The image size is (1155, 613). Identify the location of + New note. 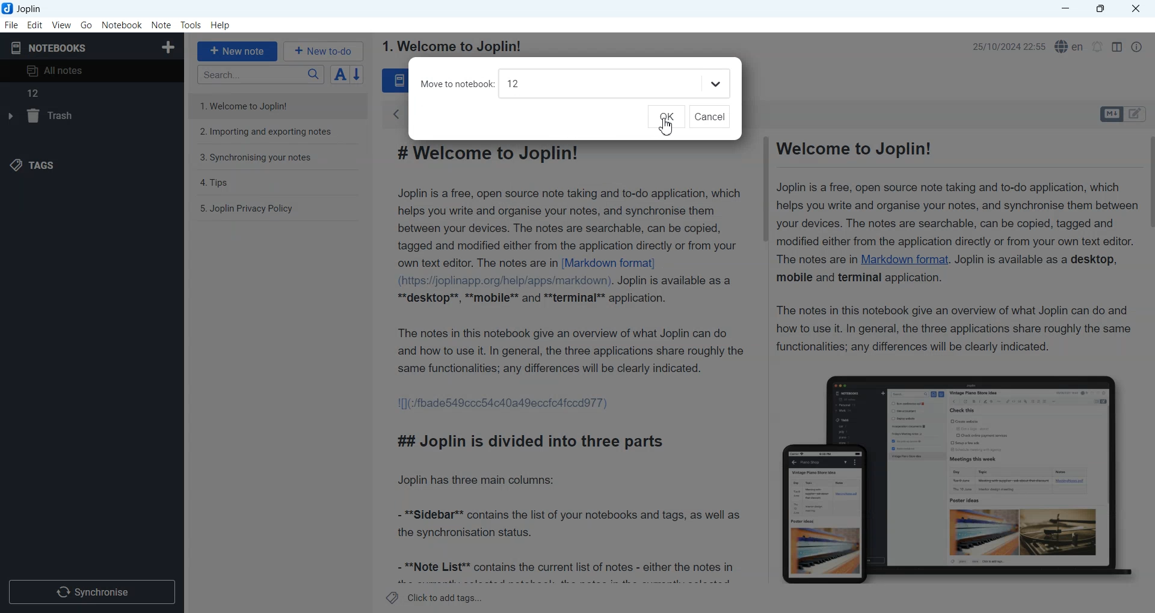
(238, 51).